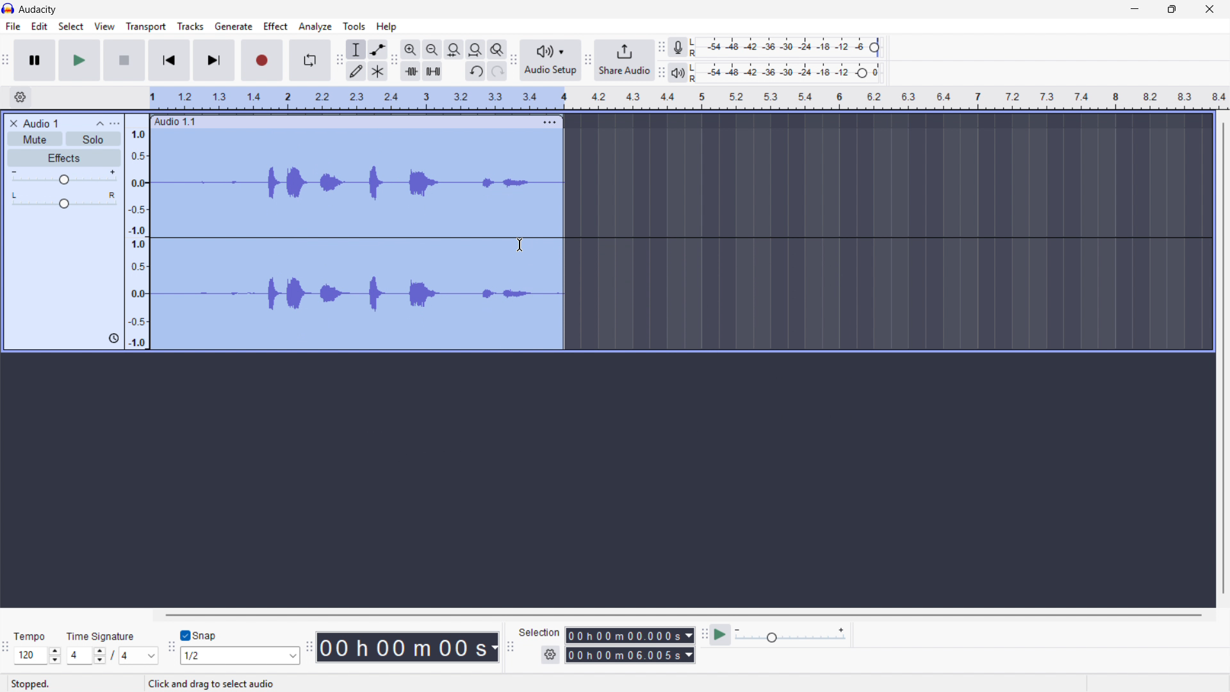 This screenshot has width=1230, height=692. Describe the element at coordinates (36, 139) in the screenshot. I see `Mute` at that location.